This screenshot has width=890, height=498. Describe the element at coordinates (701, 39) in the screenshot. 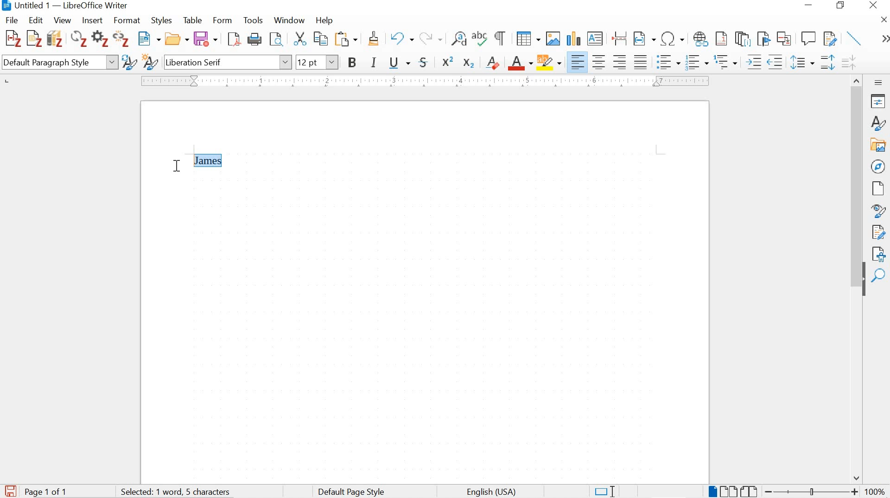

I see `insert footnote` at that location.